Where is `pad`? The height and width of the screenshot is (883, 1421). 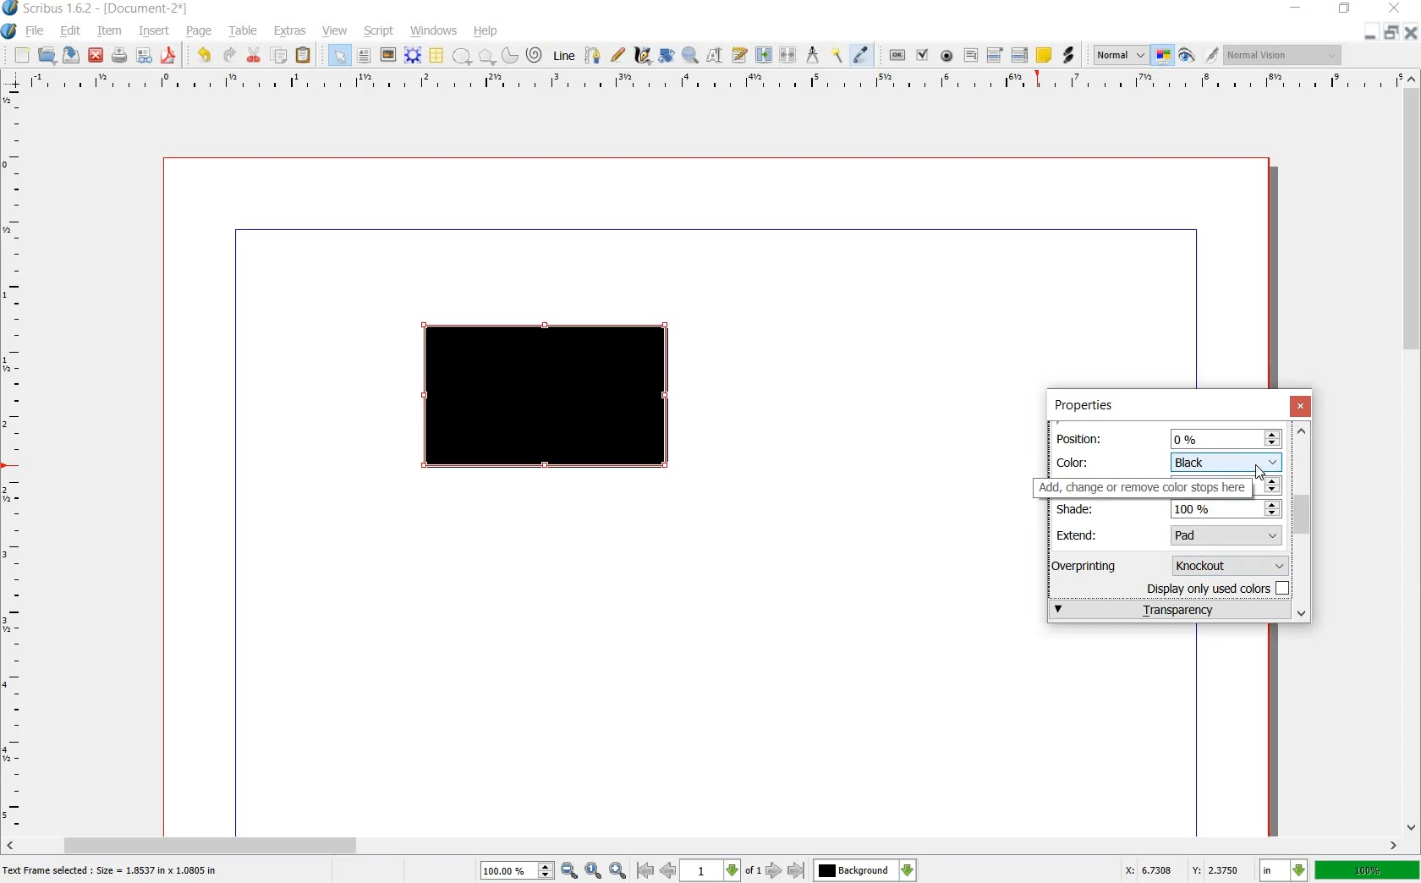
pad is located at coordinates (1229, 535).